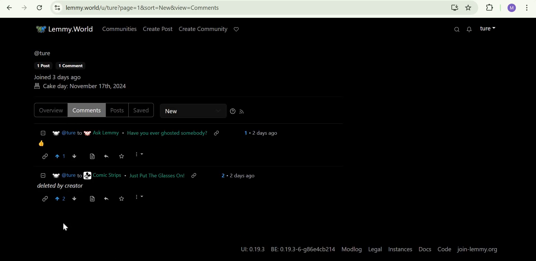 The height and width of the screenshot is (261, 536). Describe the element at coordinates (239, 176) in the screenshot. I see `2 . 2 days ago` at that location.